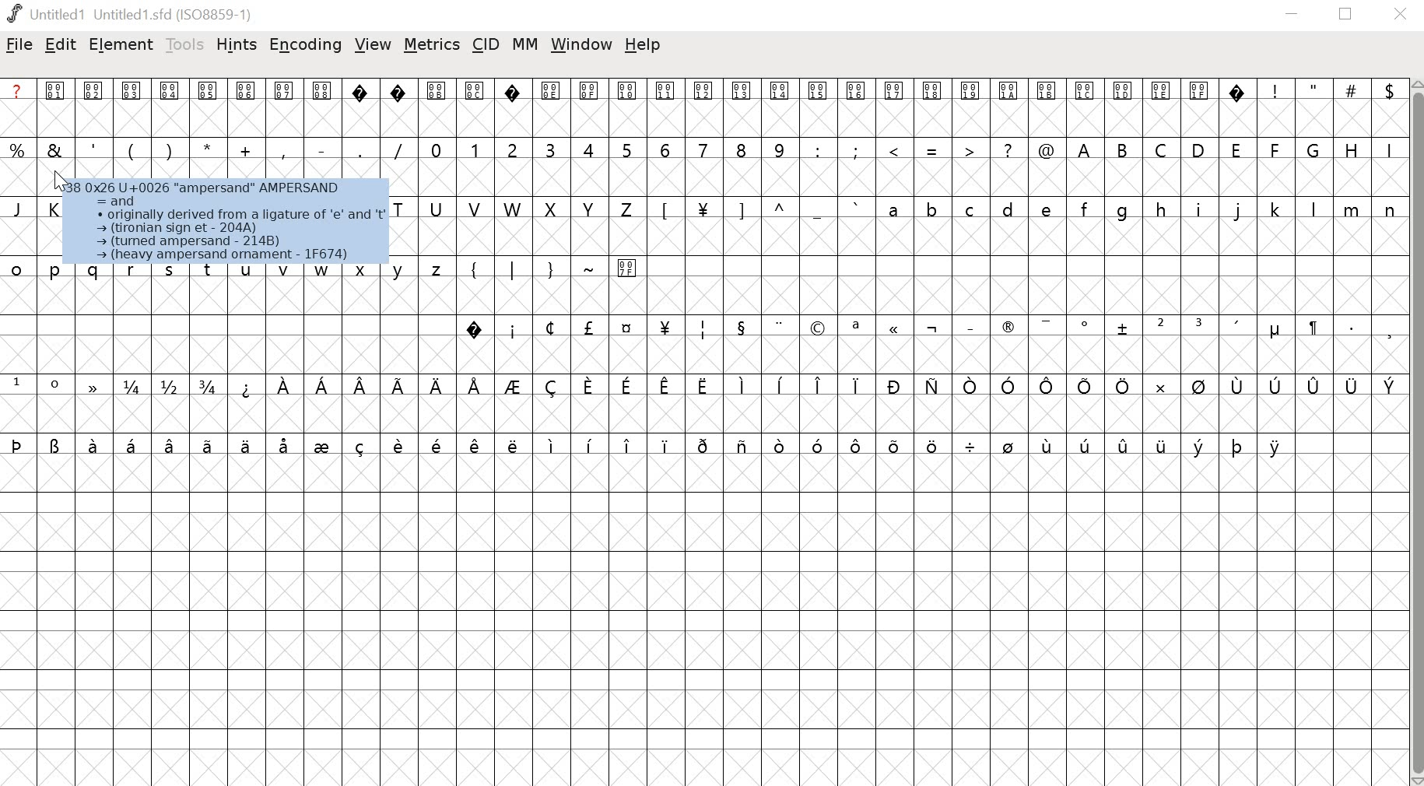 Image resolution: width=1424 pixels, height=786 pixels. I want to click on symbol, so click(665, 326).